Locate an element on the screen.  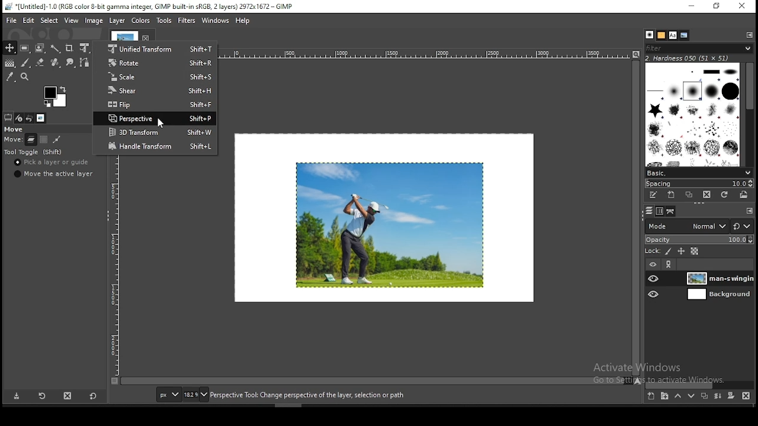
move the active layer is located at coordinates (55, 175).